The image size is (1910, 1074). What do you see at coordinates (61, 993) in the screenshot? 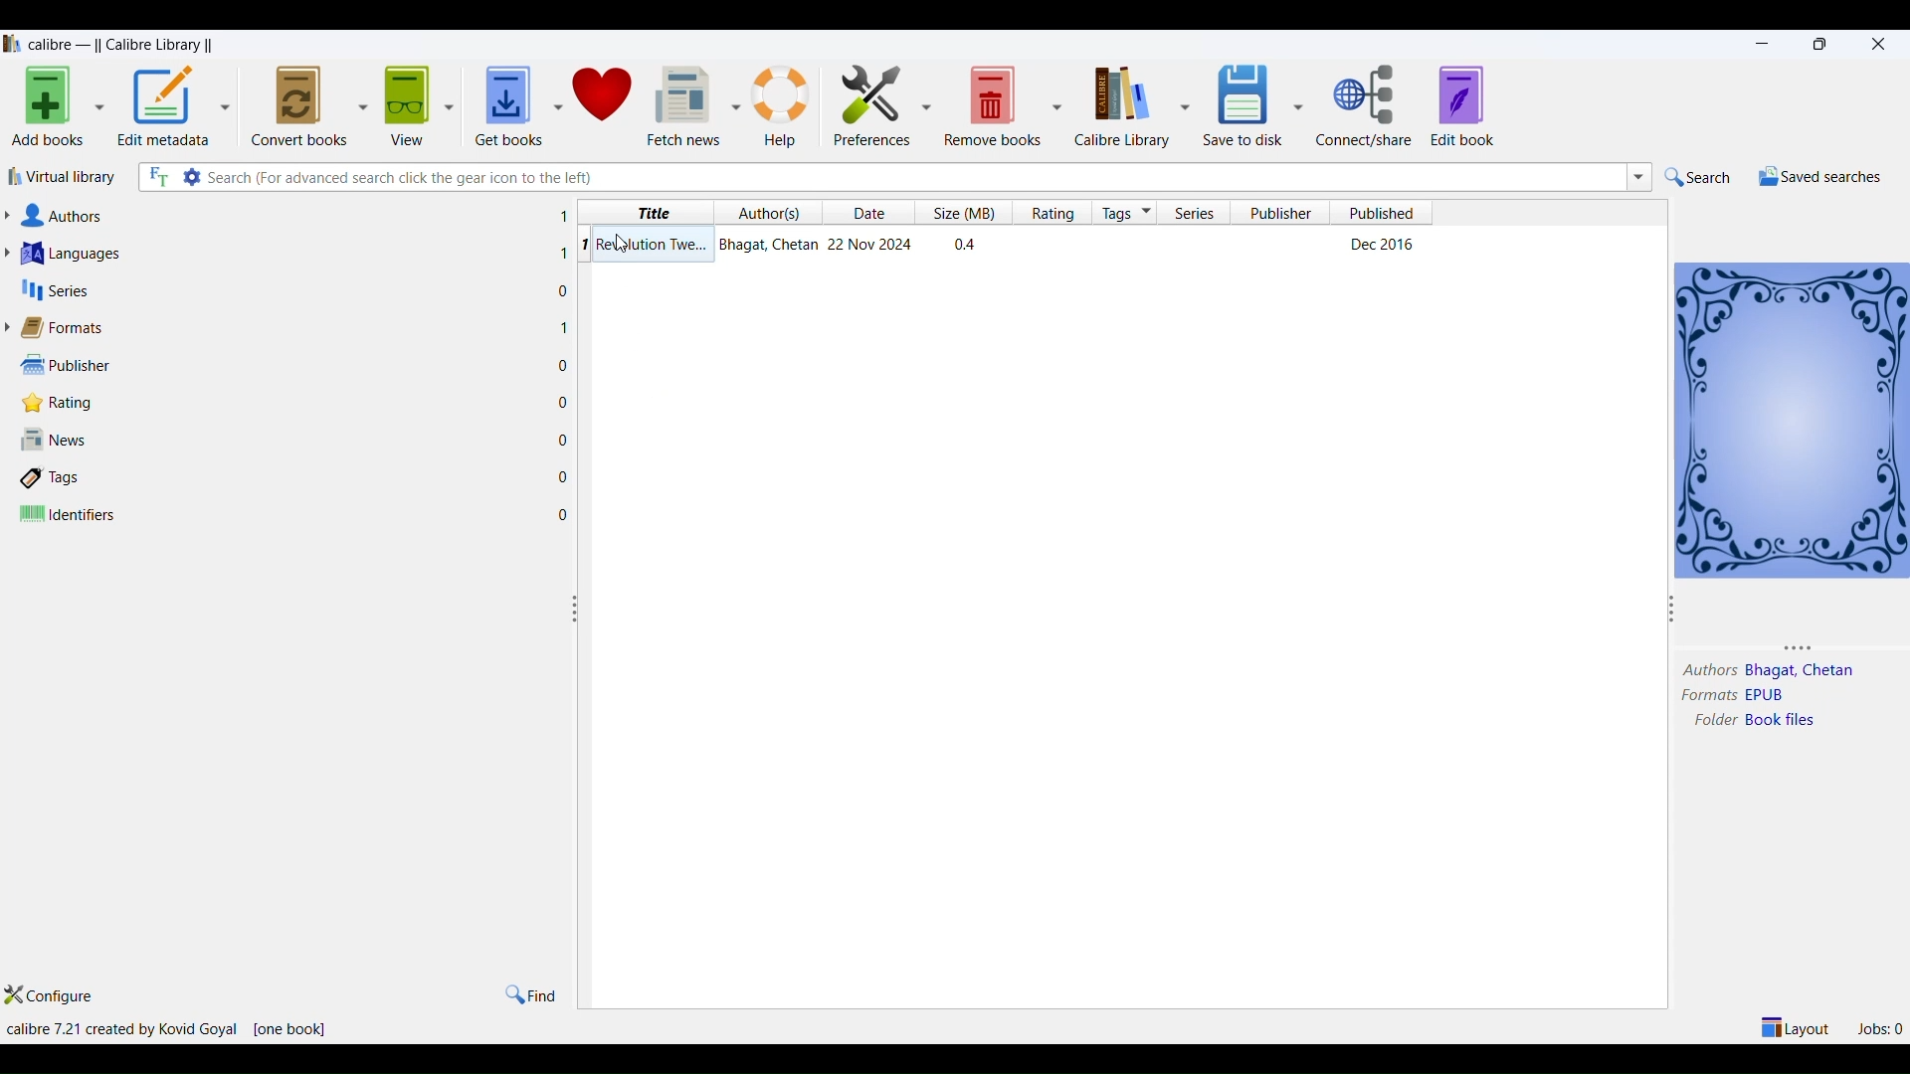
I see `configure` at bounding box center [61, 993].